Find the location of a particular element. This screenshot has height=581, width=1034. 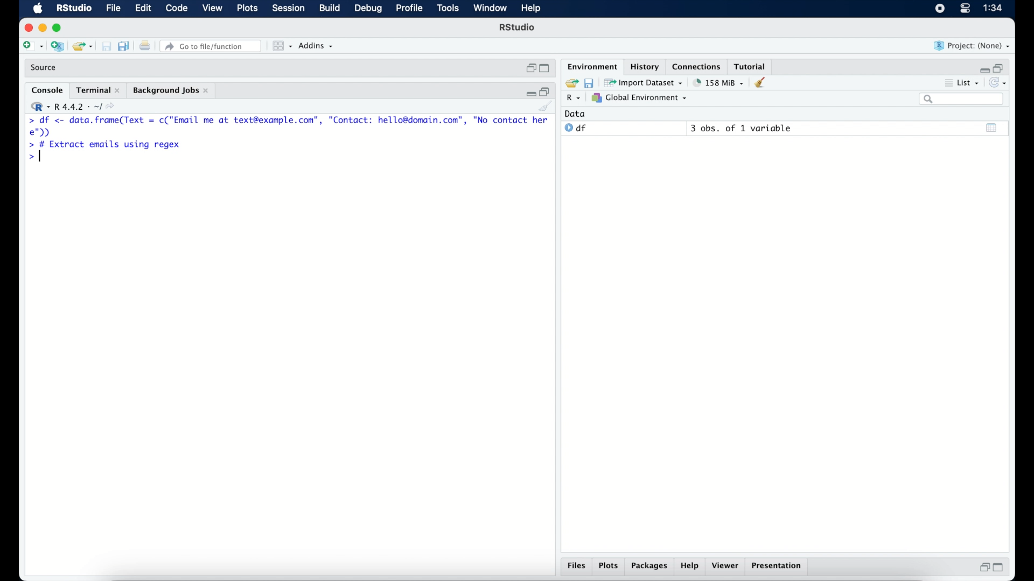

global environment is located at coordinates (642, 98).